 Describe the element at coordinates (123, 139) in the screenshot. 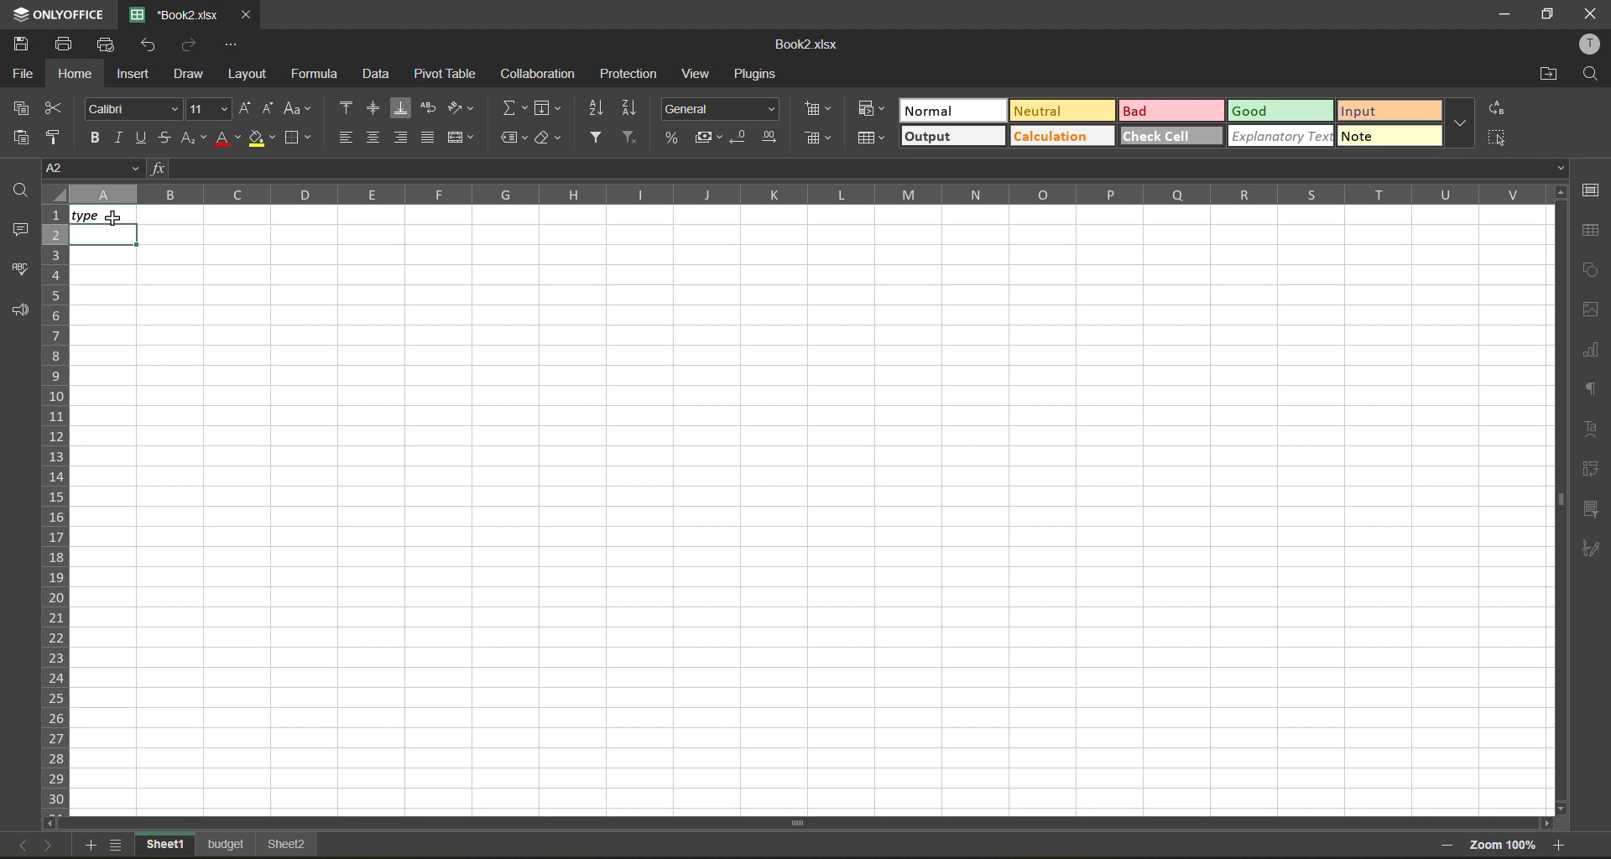

I see `italic` at that location.